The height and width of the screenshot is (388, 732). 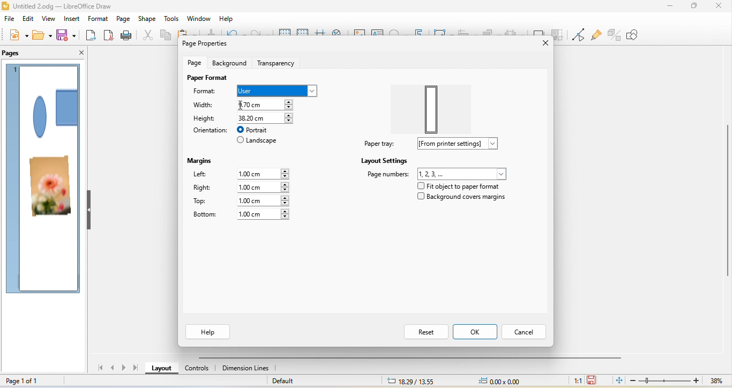 I want to click on close, so click(x=79, y=53).